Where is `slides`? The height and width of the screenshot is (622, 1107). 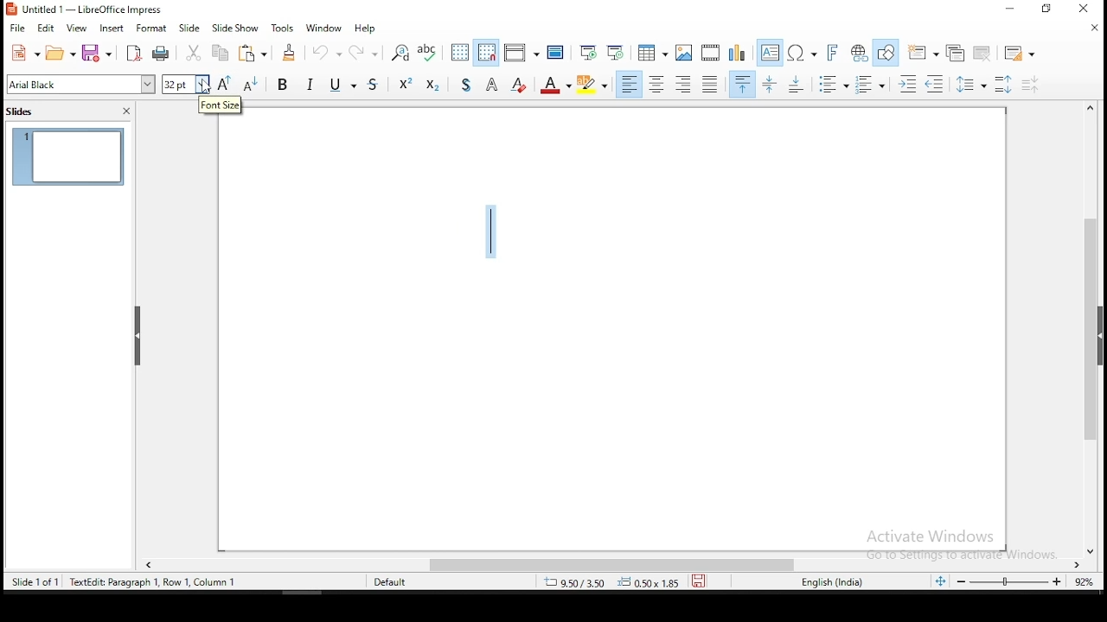 slides is located at coordinates (22, 113).